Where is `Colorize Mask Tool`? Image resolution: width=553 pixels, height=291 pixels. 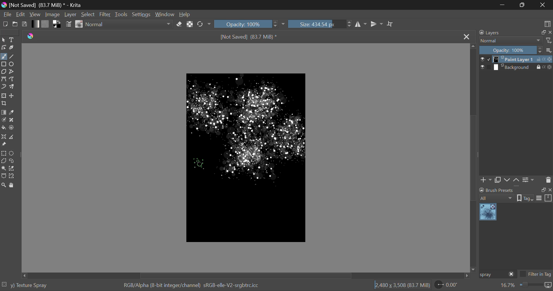
Colorize Mask Tool is located at coordinates (4, 120).